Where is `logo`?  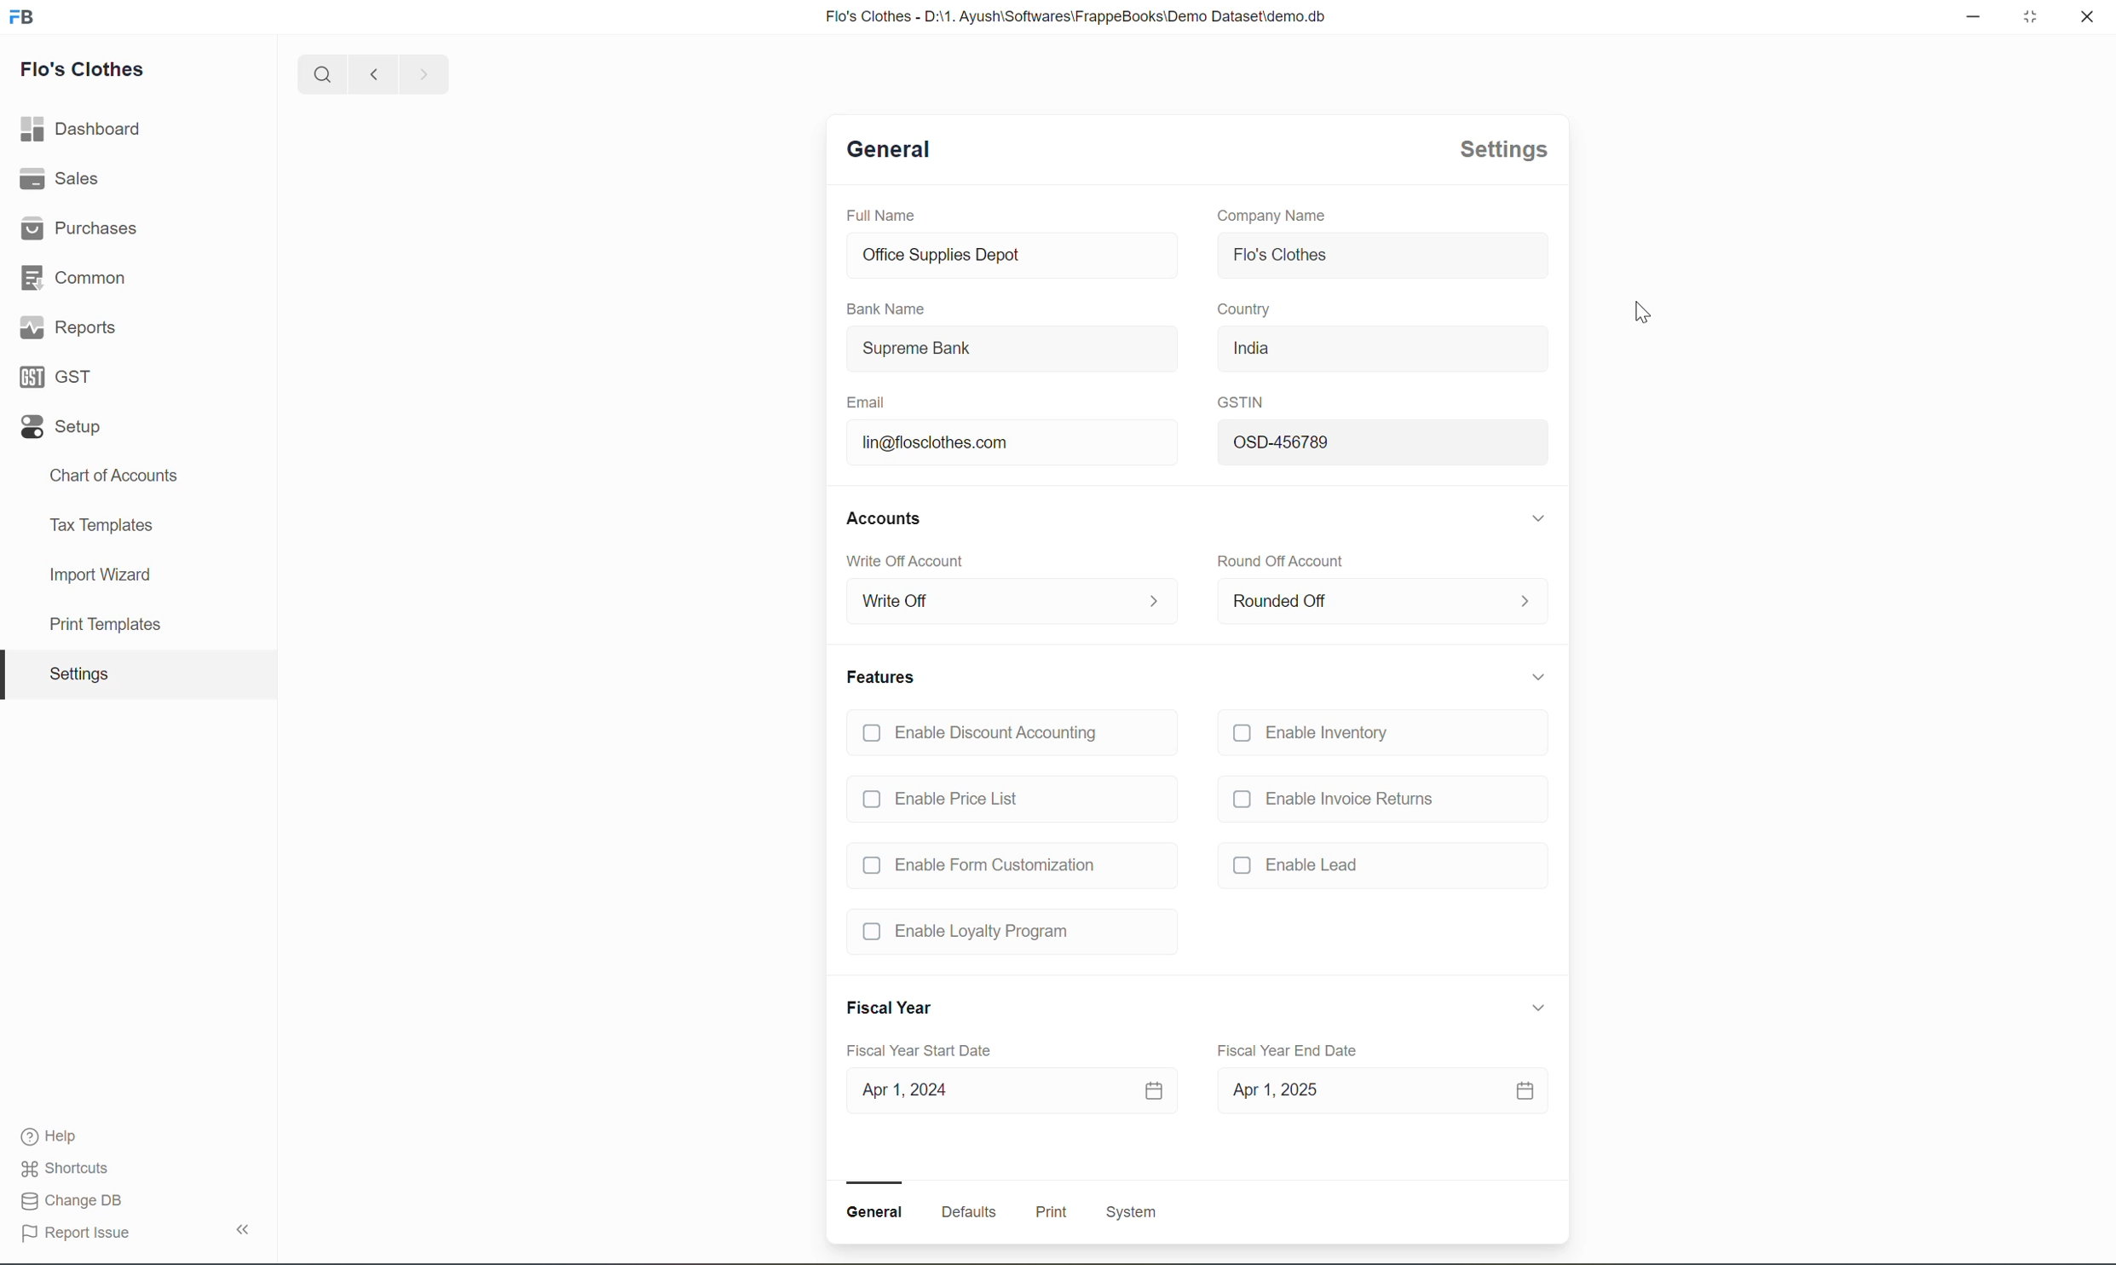
logo is located at coordinates (23, 14).